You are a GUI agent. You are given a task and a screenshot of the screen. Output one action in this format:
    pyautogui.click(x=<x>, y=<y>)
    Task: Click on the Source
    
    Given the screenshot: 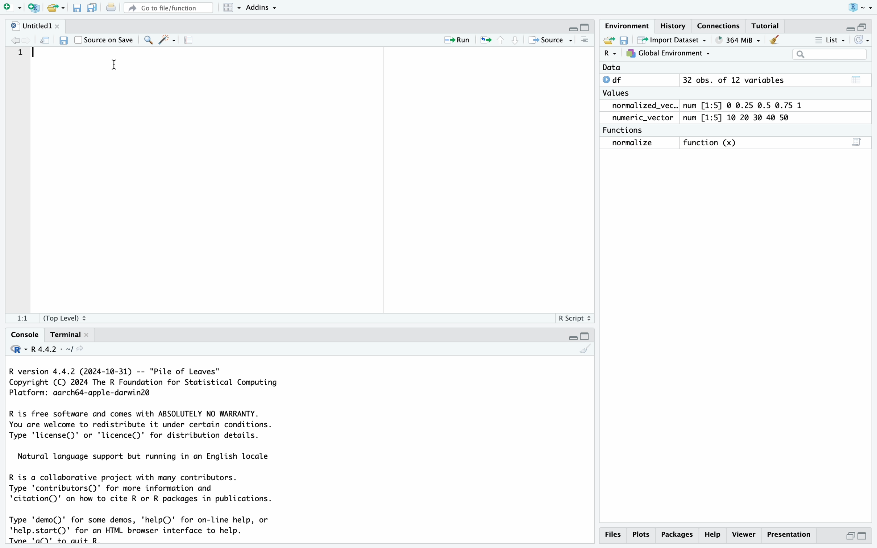 What is the action you would take?
    pyautogui.click(x=549, y=40)
    